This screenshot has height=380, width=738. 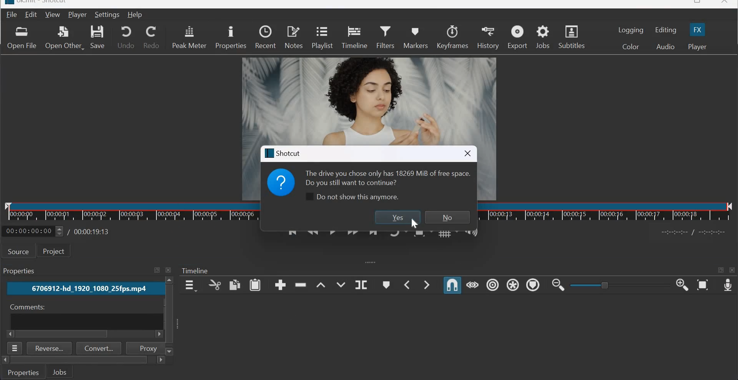 What do you see at coordinates (22, 38) in the screenshot?
I see `Open file` at bounding box center [22, 38].